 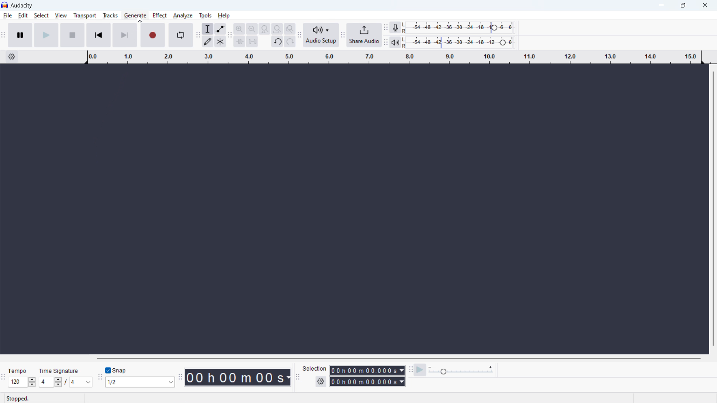 I want to click on silence audio selection, so click(x=252, y=41).